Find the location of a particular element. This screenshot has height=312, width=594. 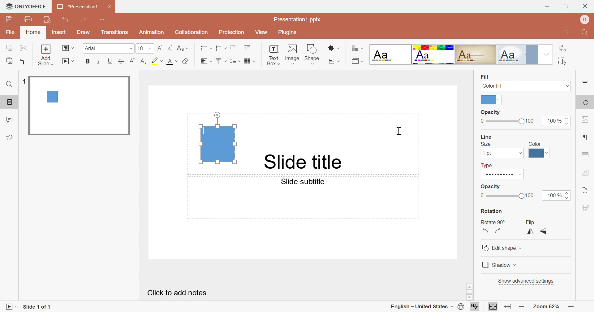

Restore Down is located at coordinates (566, 6).